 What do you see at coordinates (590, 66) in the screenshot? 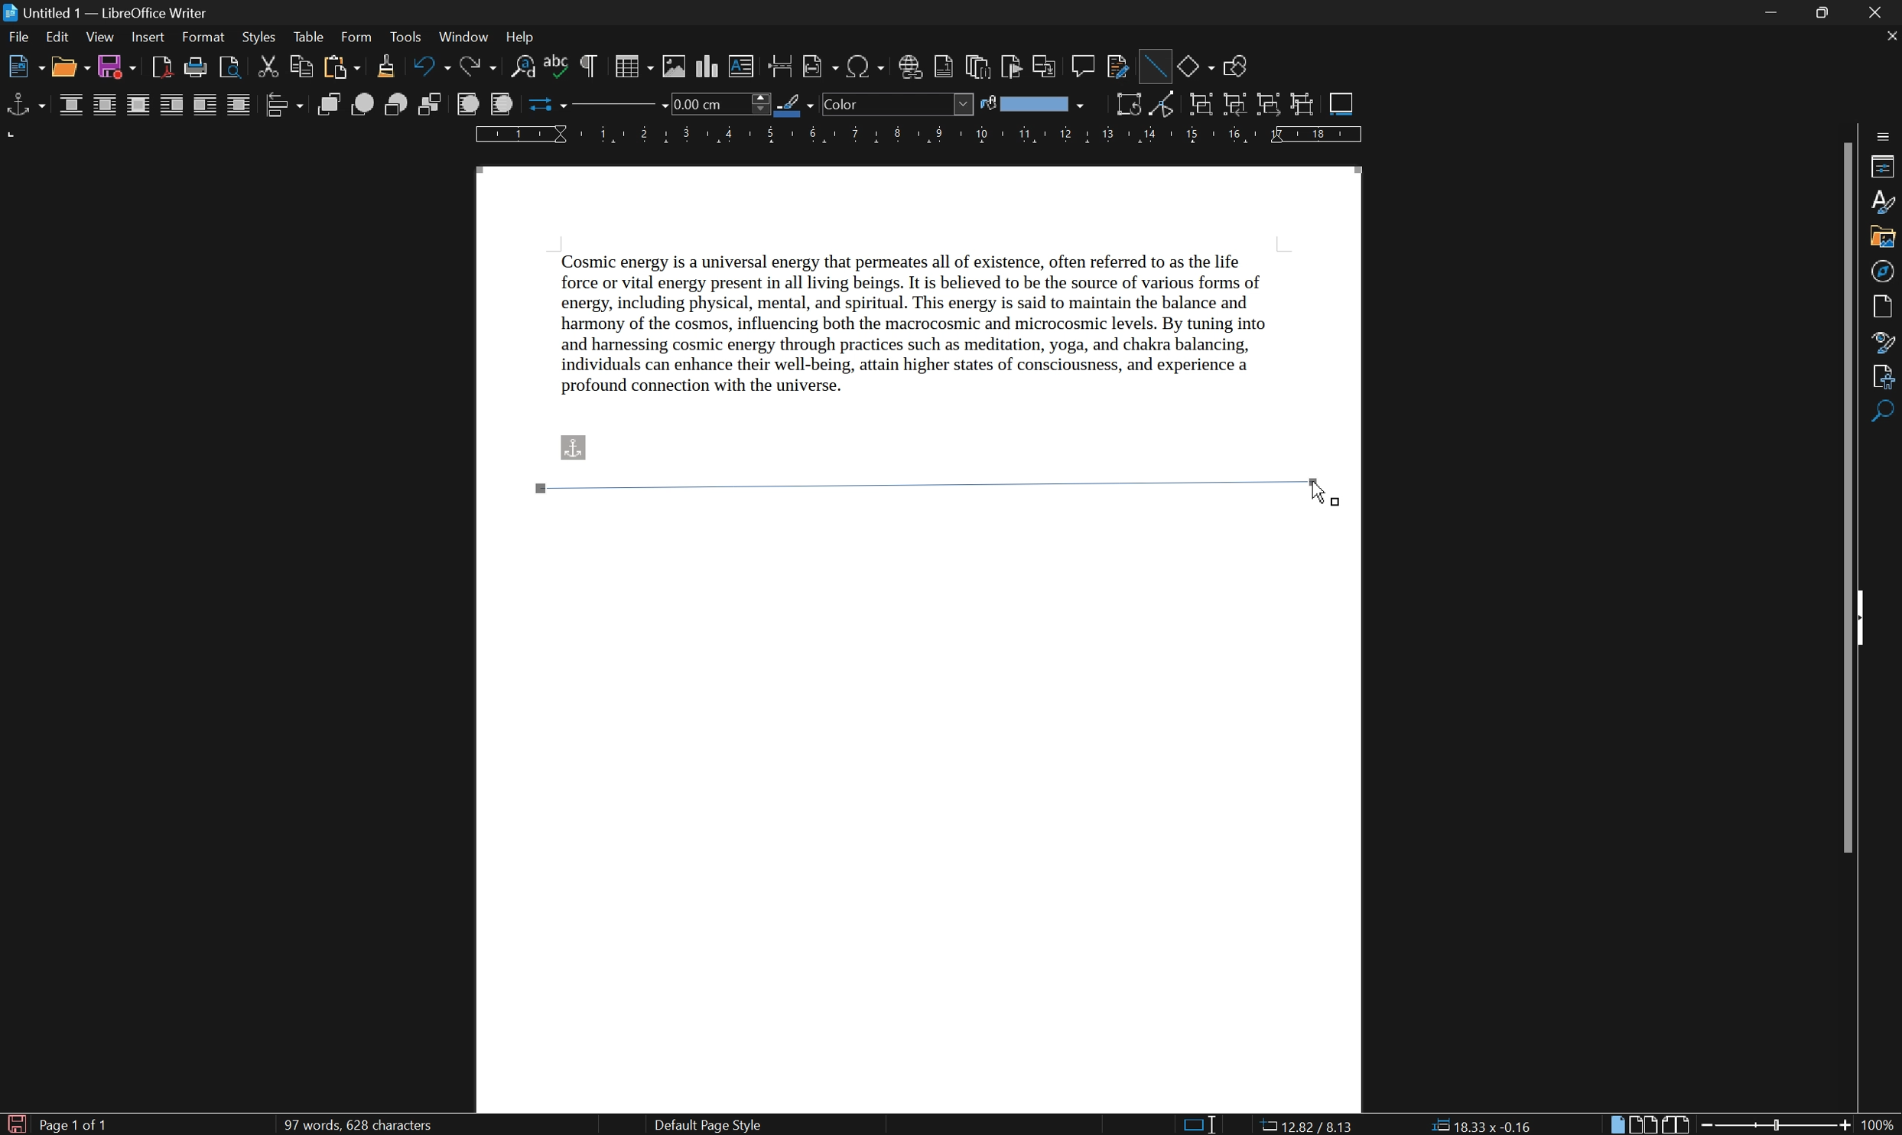
I see `toggle formatting marks` at bounding box center [590, 66].